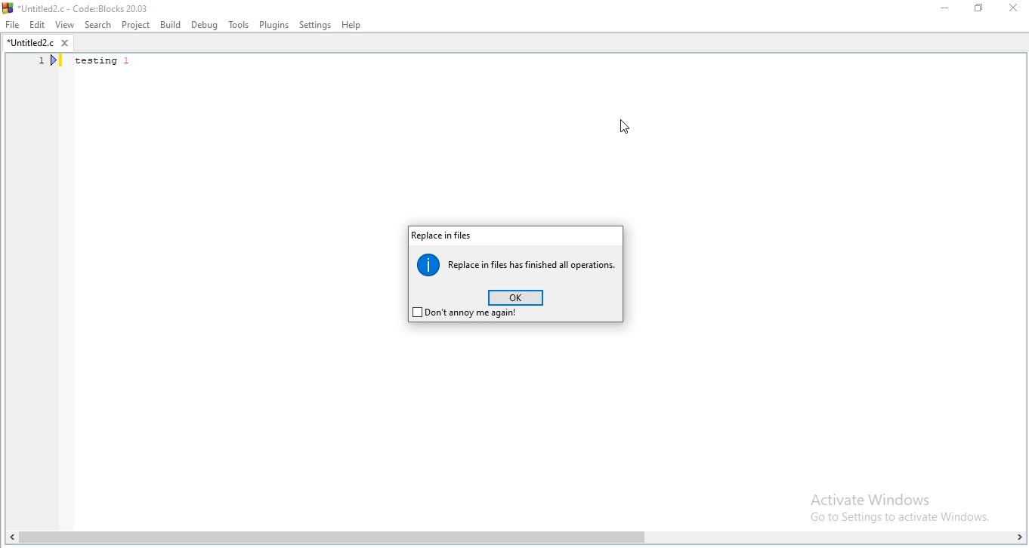 This screenshot has height=548, width=1029. Describe the element at coordinates (890, 505) in the screenshot. I see `Activate Windows. Go to settings to activate windows` at that location.